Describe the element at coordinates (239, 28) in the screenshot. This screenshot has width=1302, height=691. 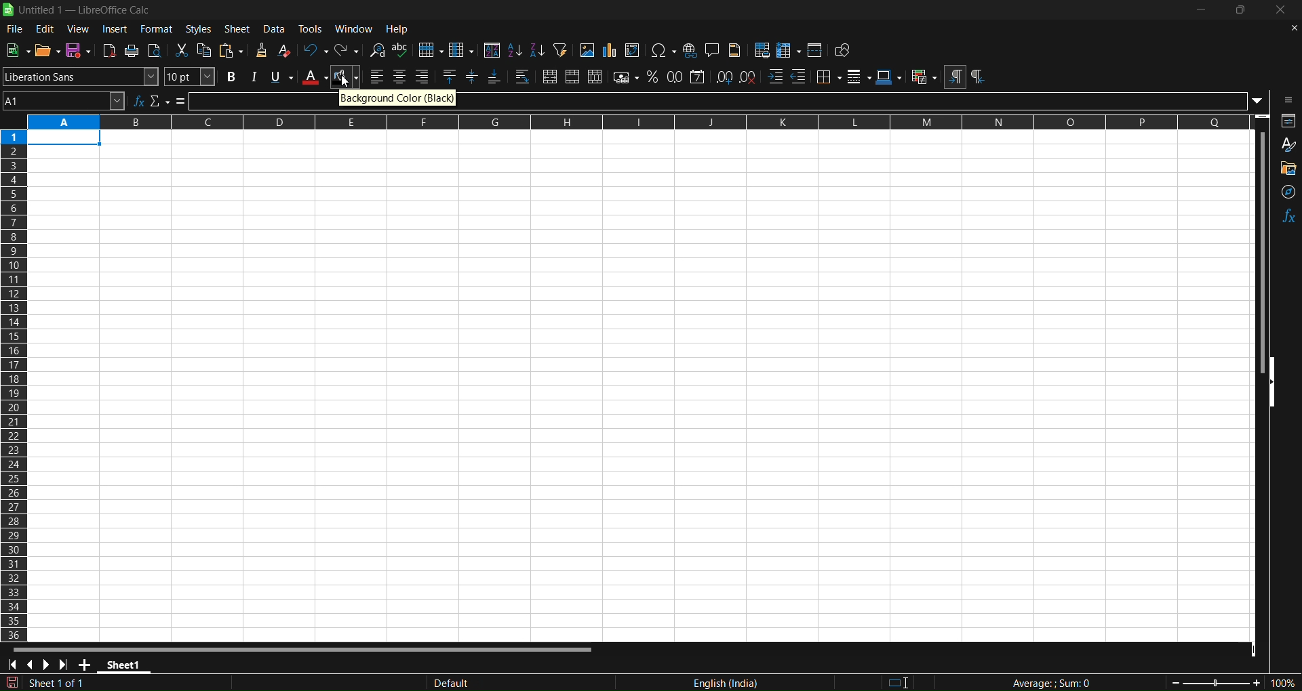
I see `sheet` at that location.